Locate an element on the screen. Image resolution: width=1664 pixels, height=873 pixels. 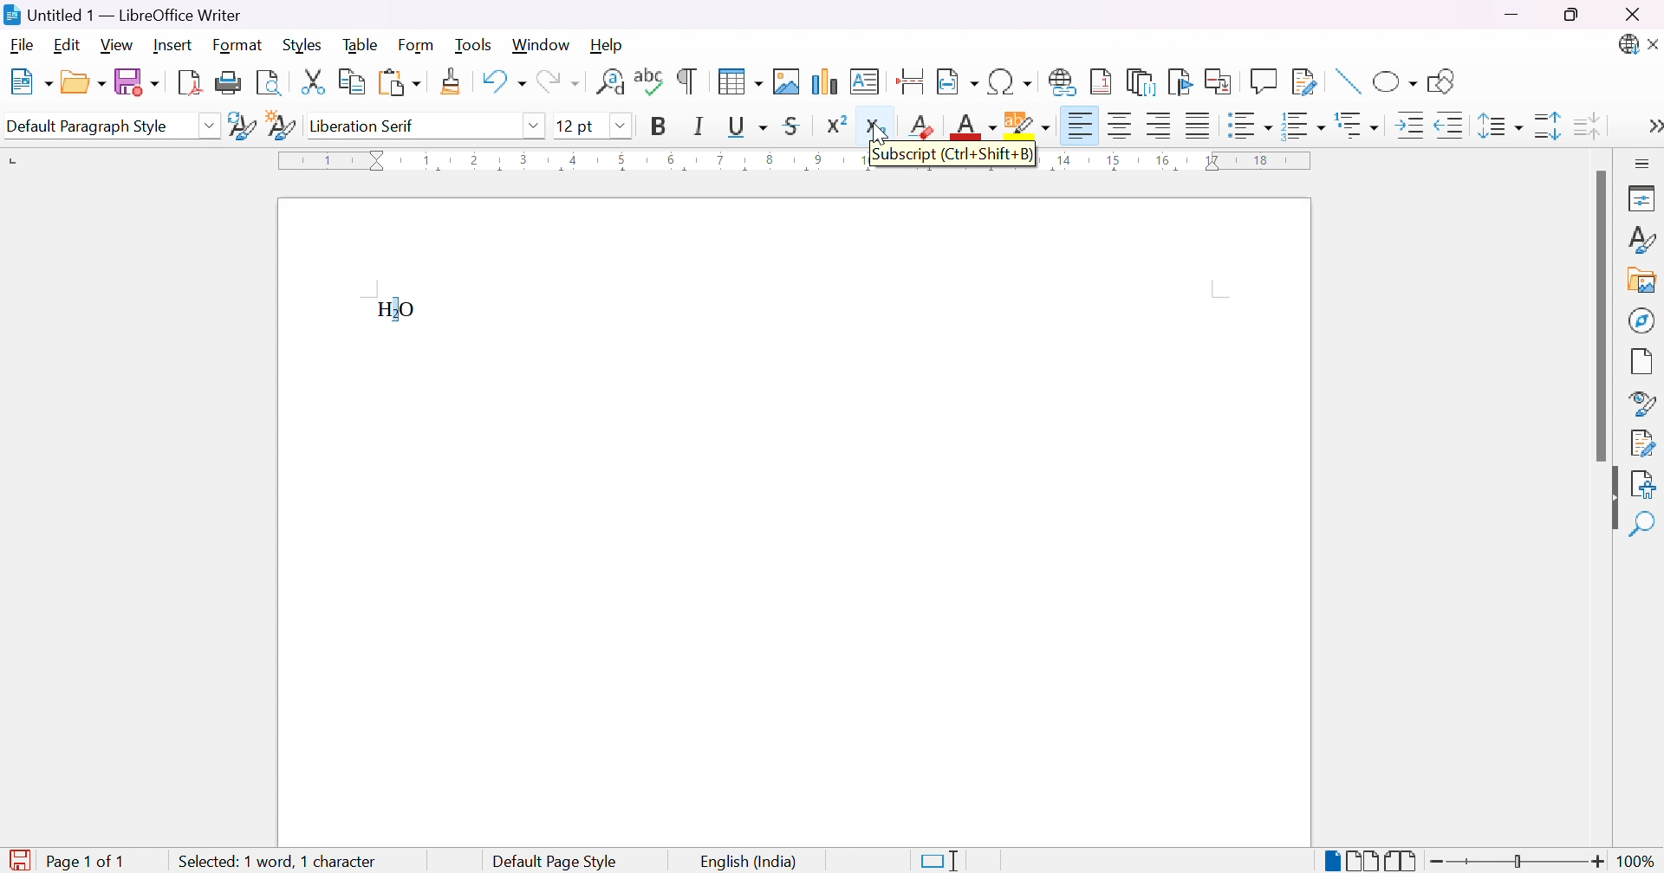
12 pt is located at coordinates (576, 126).